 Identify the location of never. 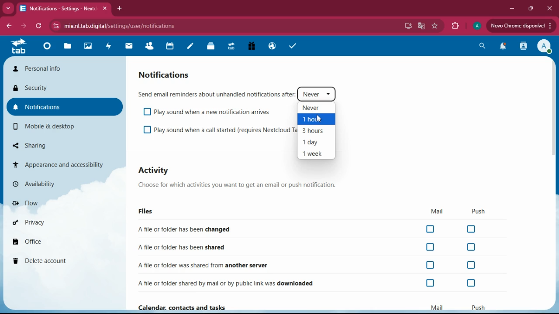
(315, 107).